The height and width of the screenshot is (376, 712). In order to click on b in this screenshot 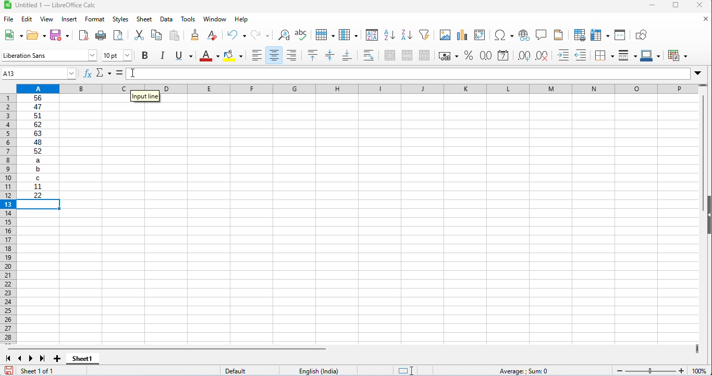, I will do `click(38, 169)`.